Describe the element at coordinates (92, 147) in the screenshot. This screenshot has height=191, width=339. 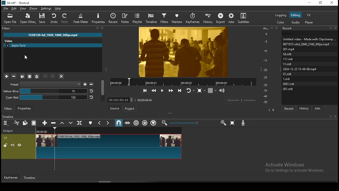
I see `video track` at that location.